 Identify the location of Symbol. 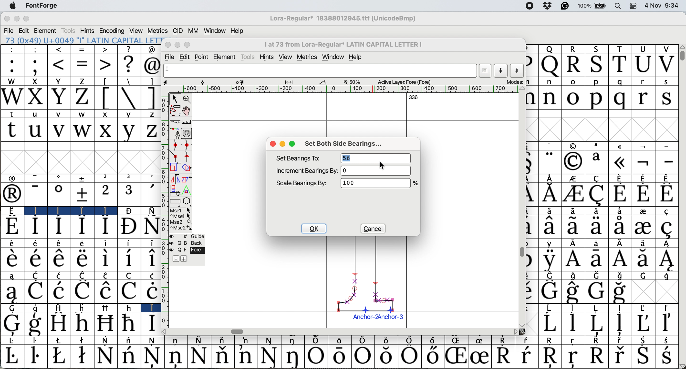
(58, 291).